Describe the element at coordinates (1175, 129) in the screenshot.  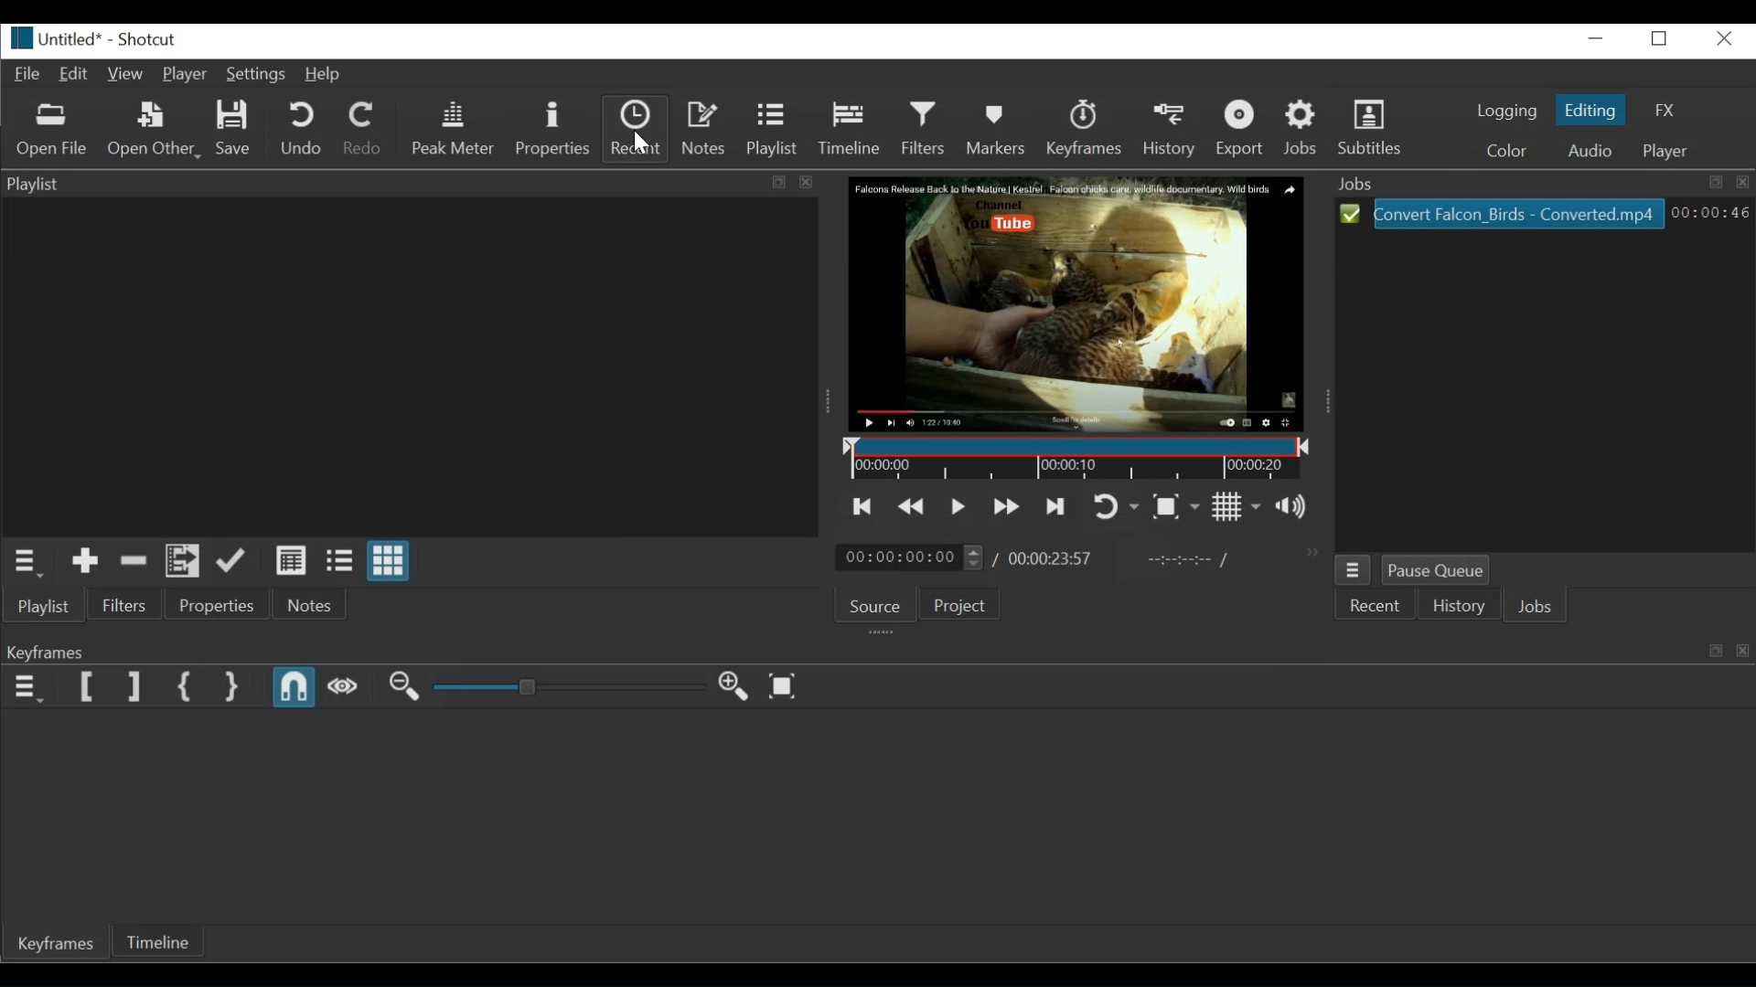
I see `History` at that location.